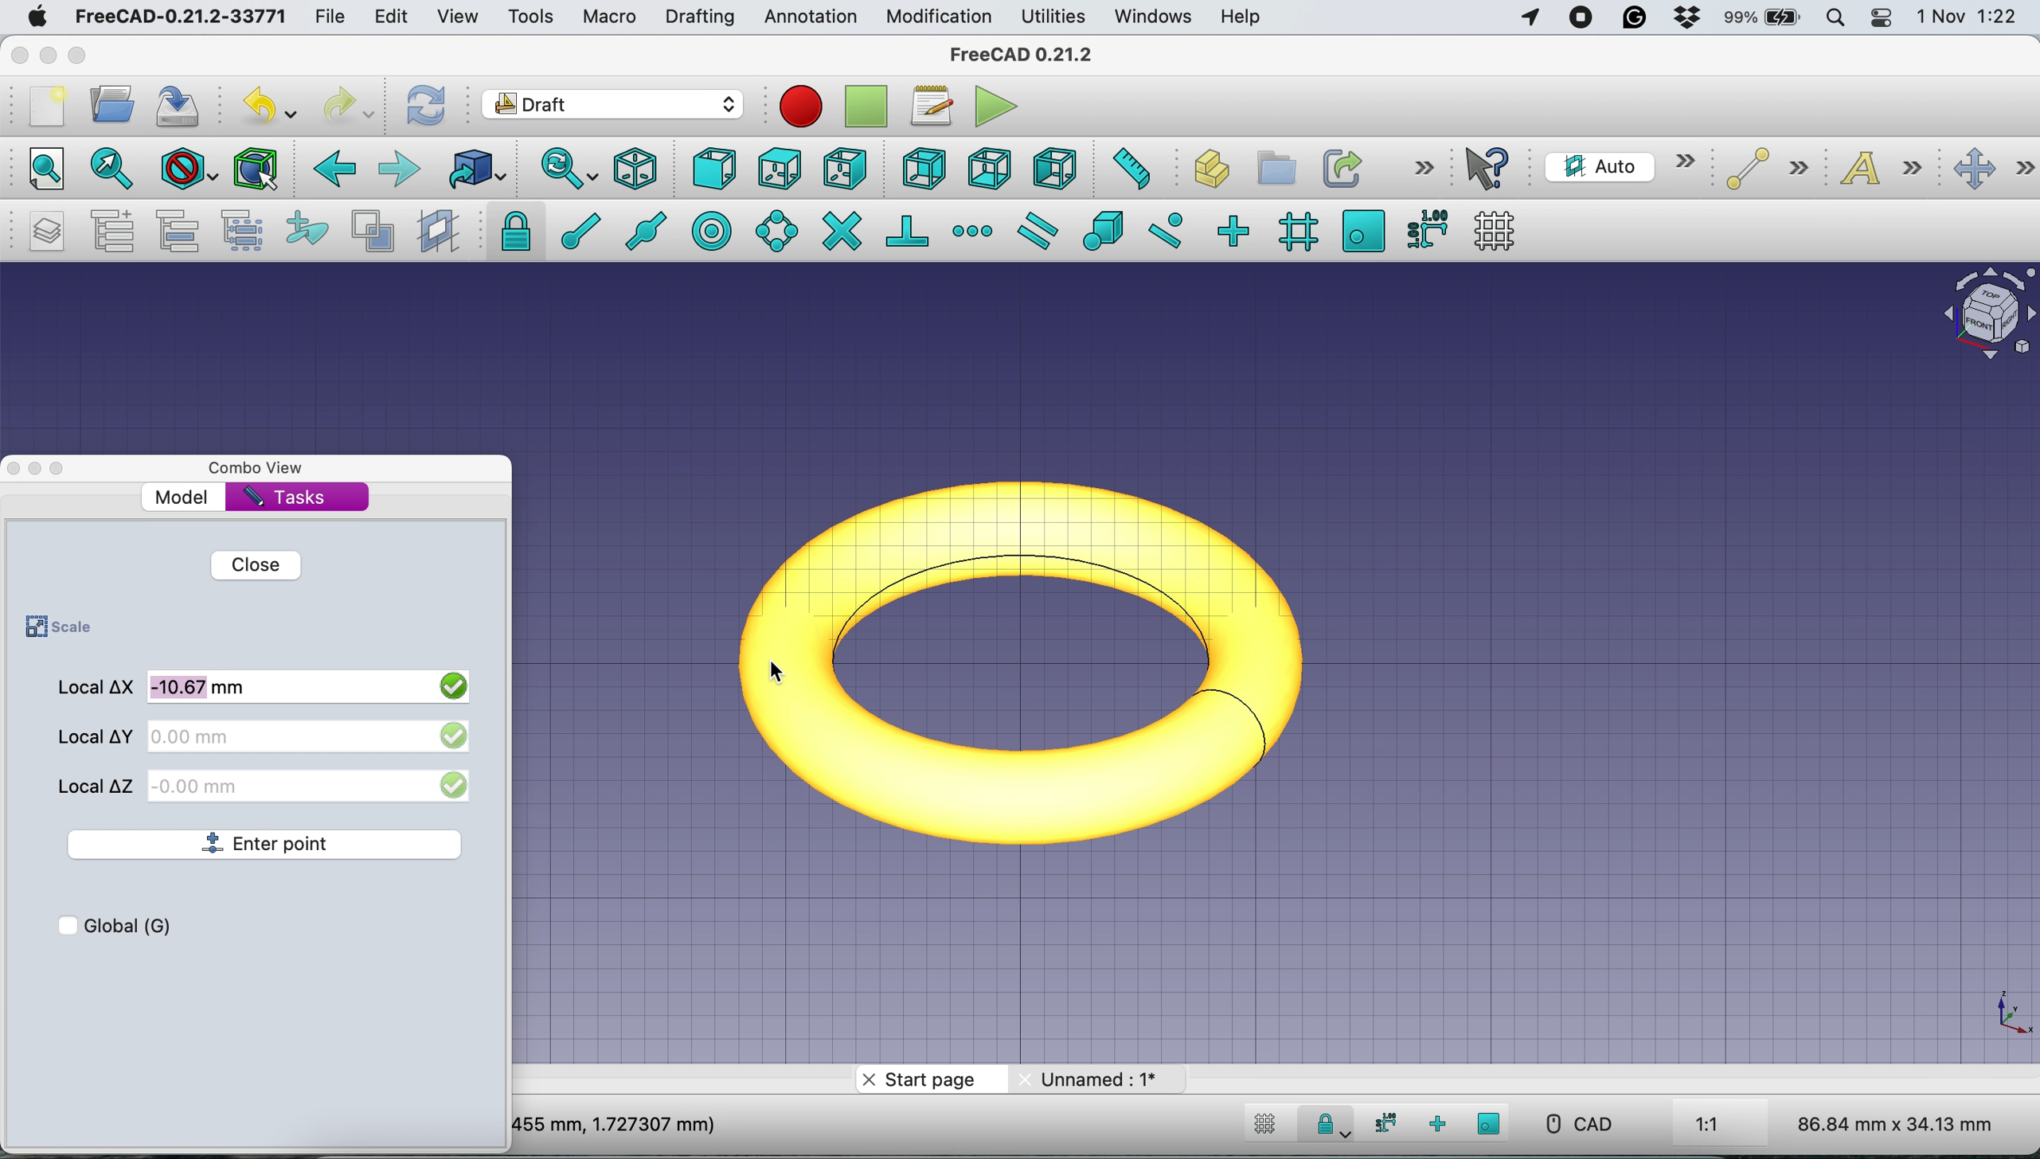  What do you see at coordinates (268, 845) in the screenshot?
I see `enter point` at bounding box center [268, 845].